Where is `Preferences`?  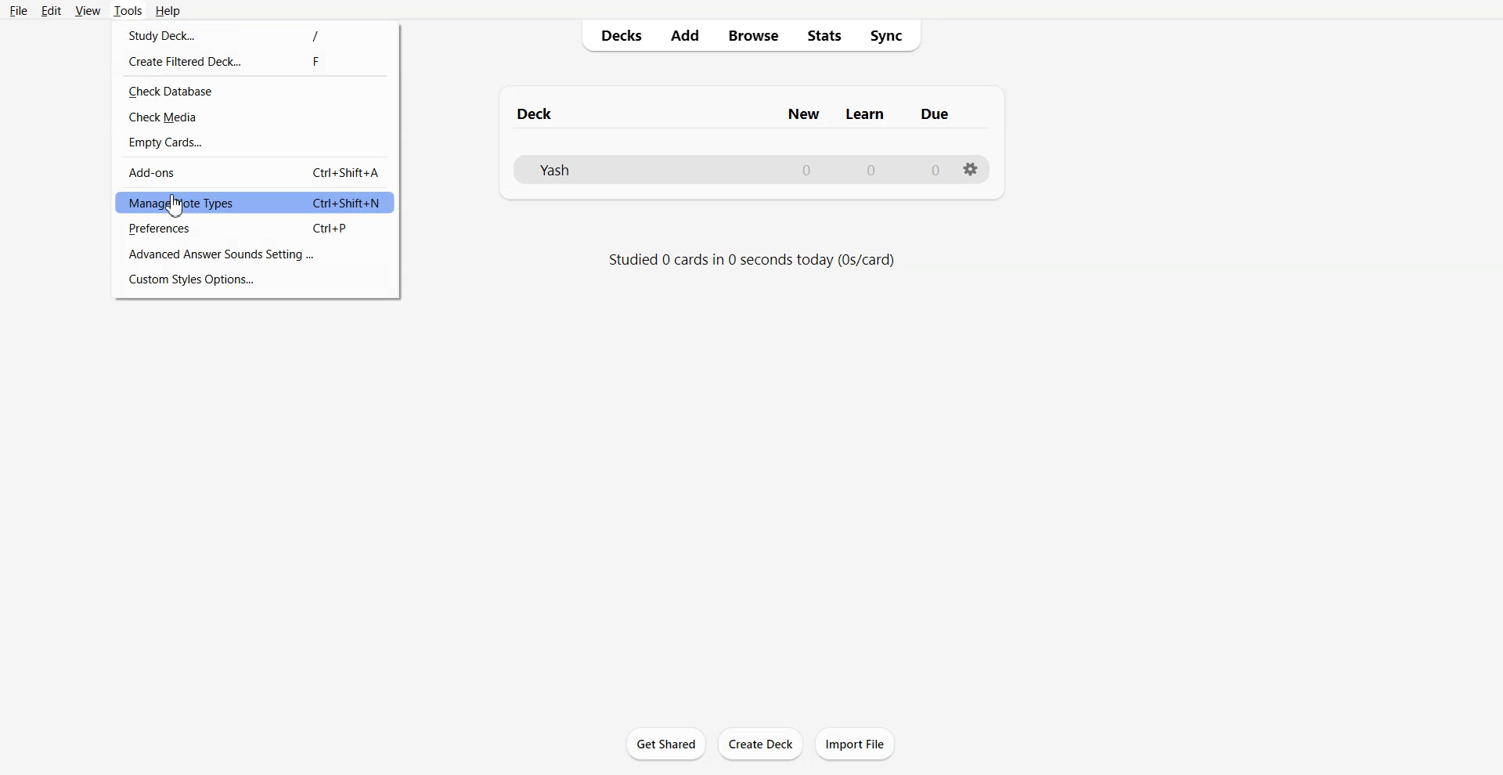
Preferences is located at coordinates (250, 229).